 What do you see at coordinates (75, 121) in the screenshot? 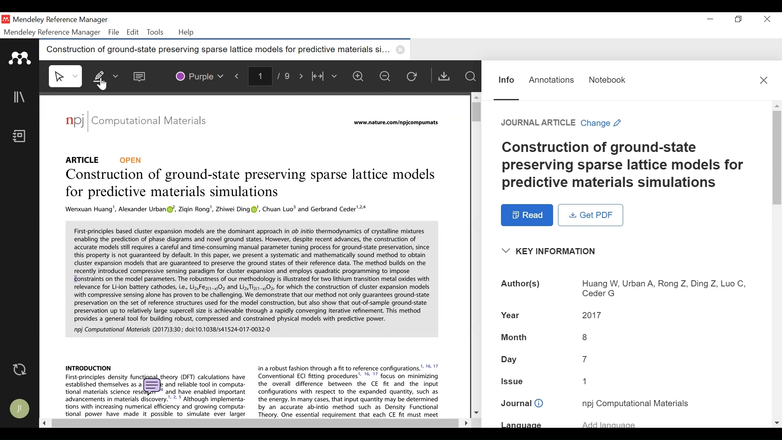
I see `logo` at bounding box center [75, 121].